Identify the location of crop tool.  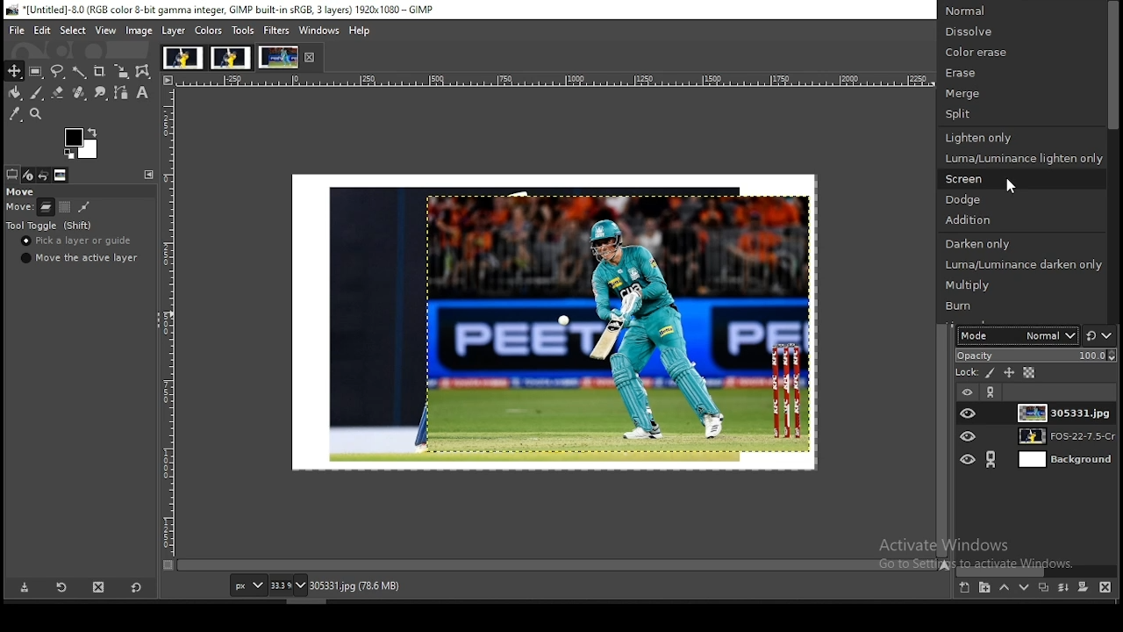
(100, 72).